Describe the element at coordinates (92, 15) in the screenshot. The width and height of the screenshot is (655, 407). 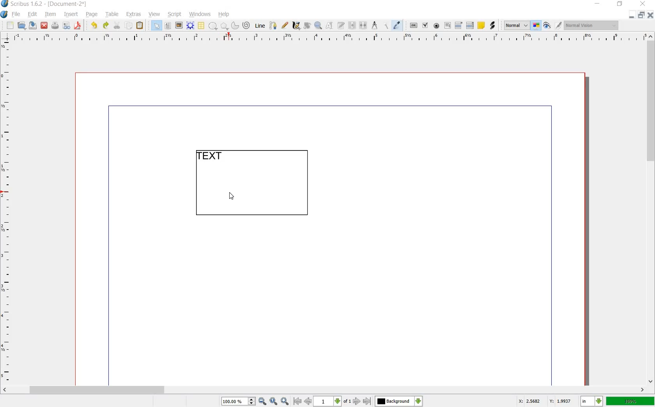
I see `page` at that location.